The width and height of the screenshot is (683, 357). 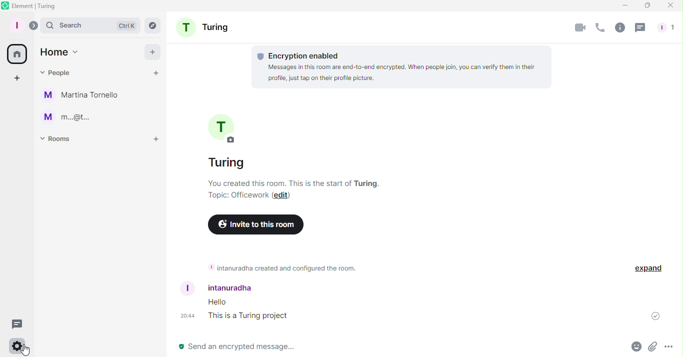 What do you see at coordinates (226, 288) in the screenshot?
I see `Username` at bounding box center [226, 288].